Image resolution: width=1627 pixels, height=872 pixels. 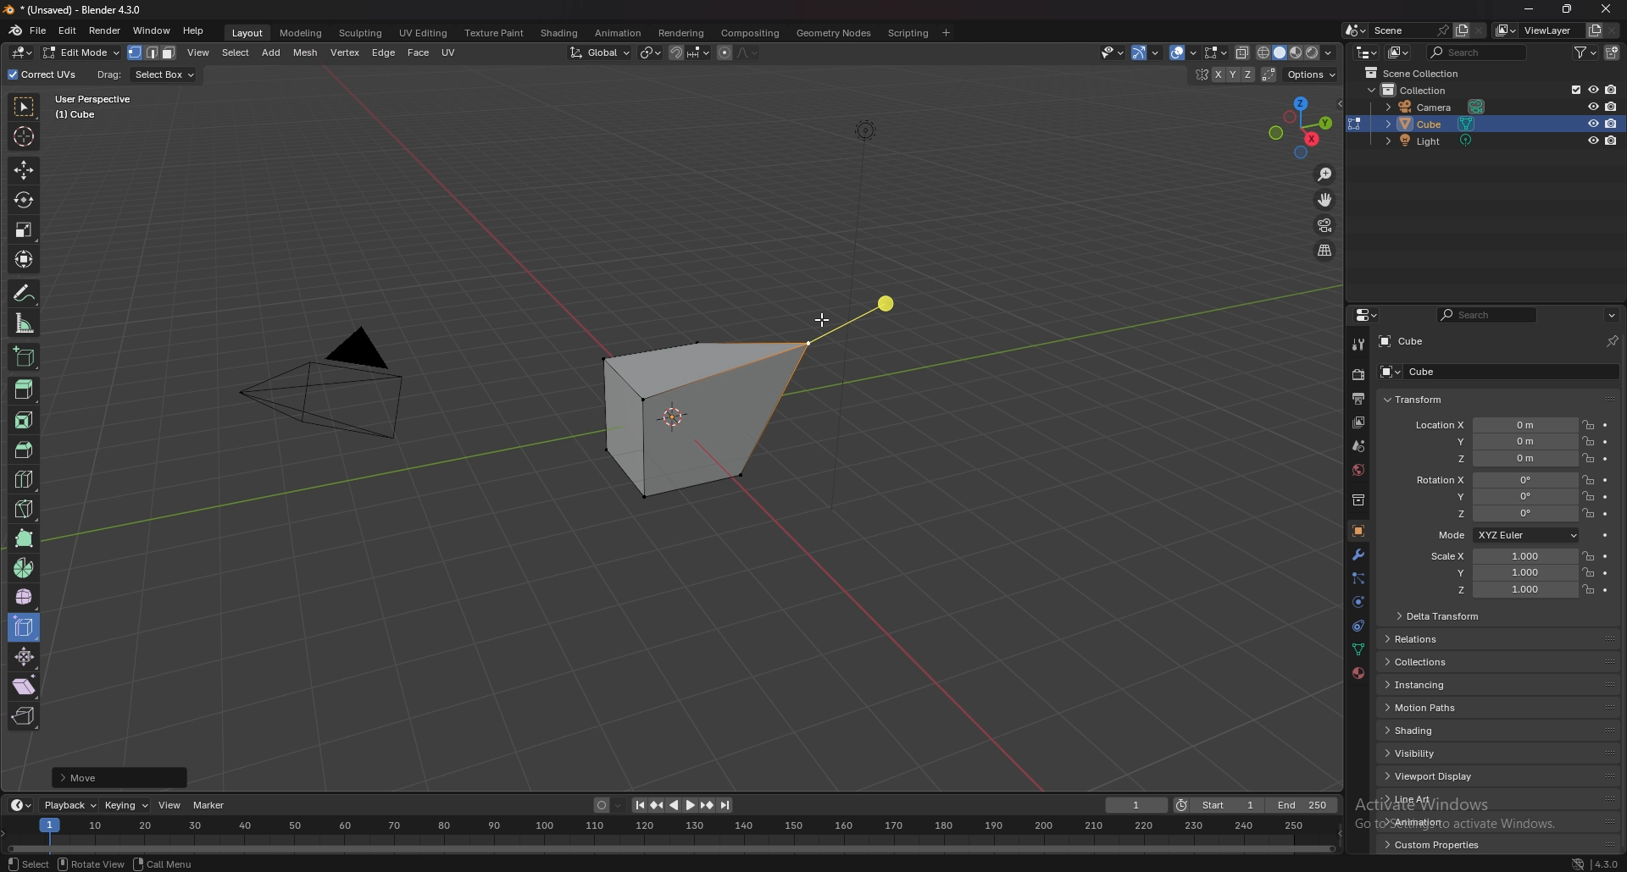 What do you see at coordinates (1357, 422) in the screenshot?
I see `view layer` at bounding box center [1357, 422].